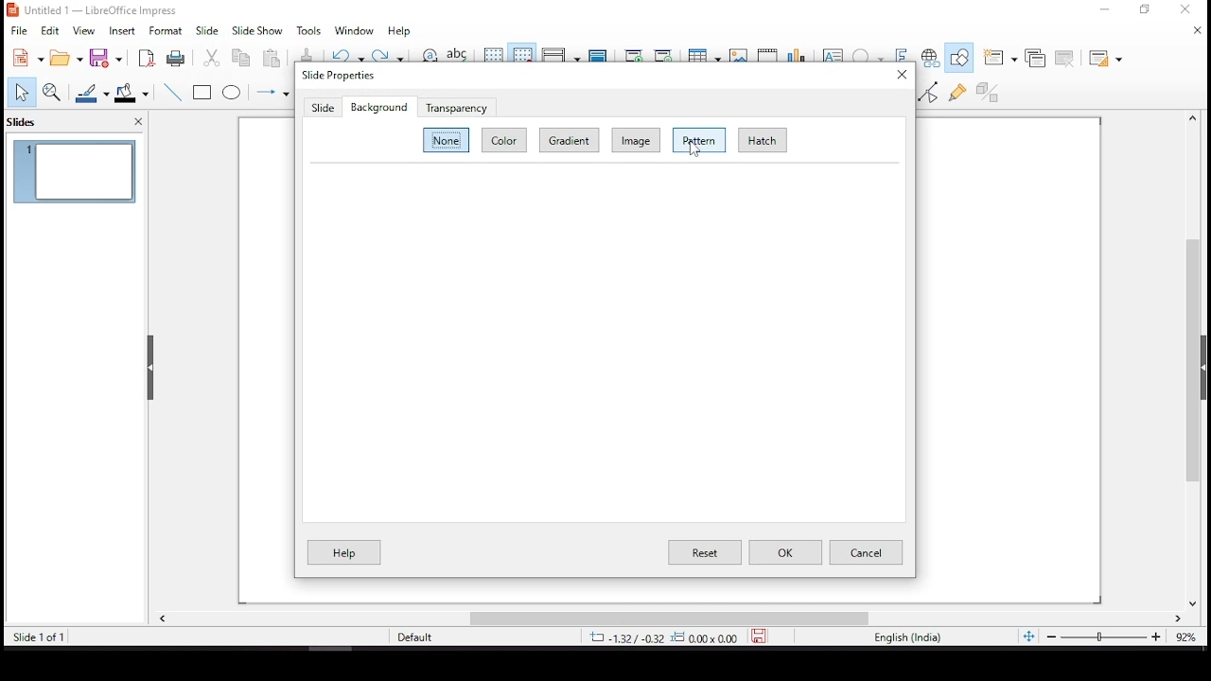  I want to click on slides, so click(26, 123).